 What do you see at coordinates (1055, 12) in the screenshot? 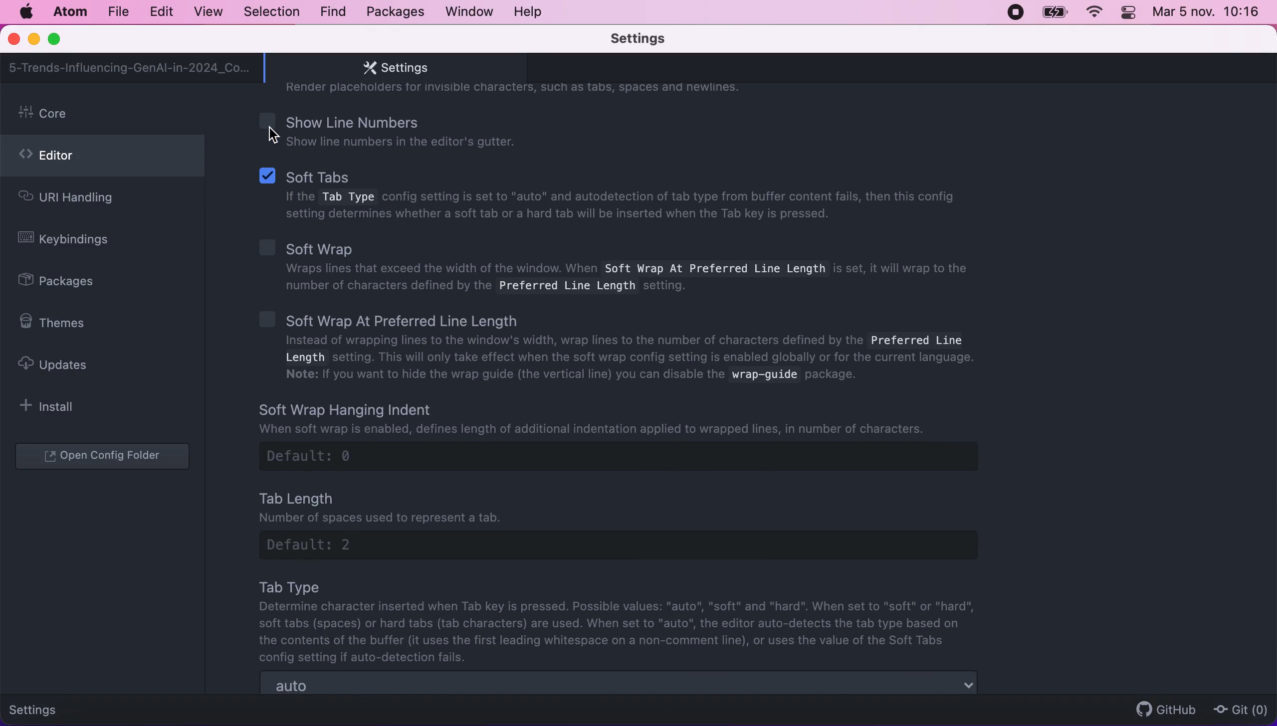
I see `battery` at bounding box center [1055, 12].